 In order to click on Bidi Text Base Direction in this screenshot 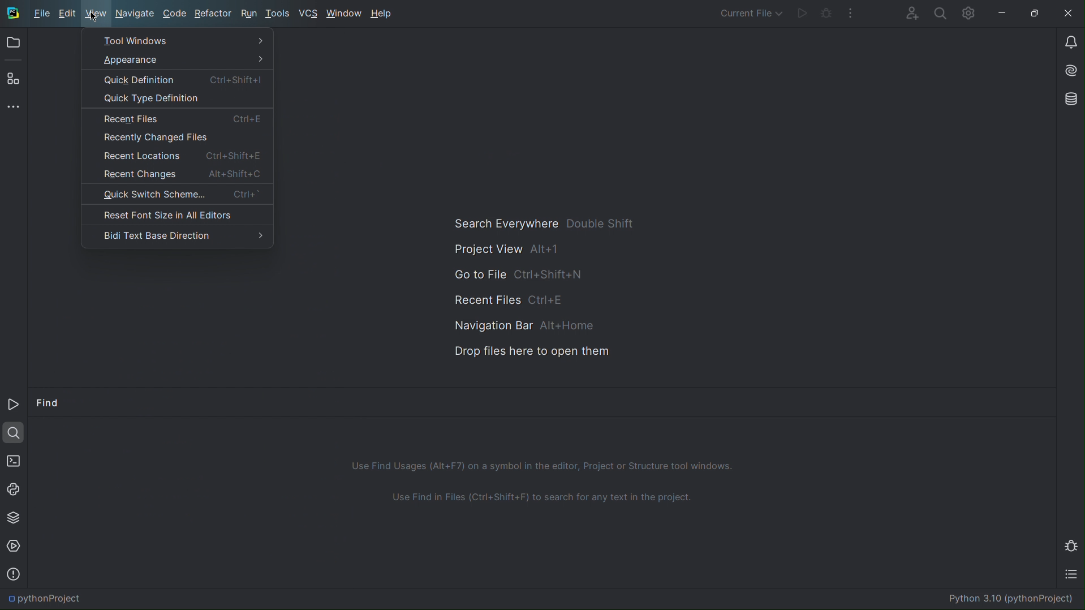, I will do `click(177, 234)`.